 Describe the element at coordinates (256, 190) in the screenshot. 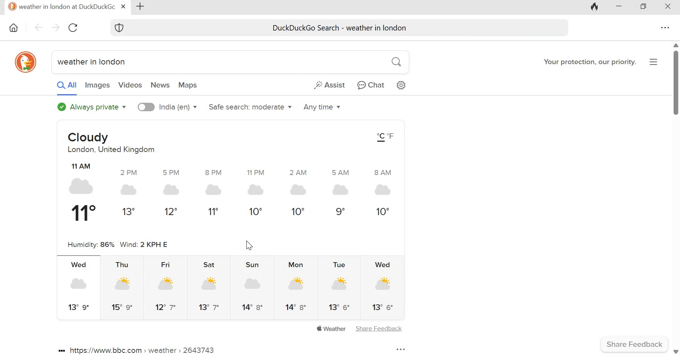

I see `Indicates cloudy` at that location.